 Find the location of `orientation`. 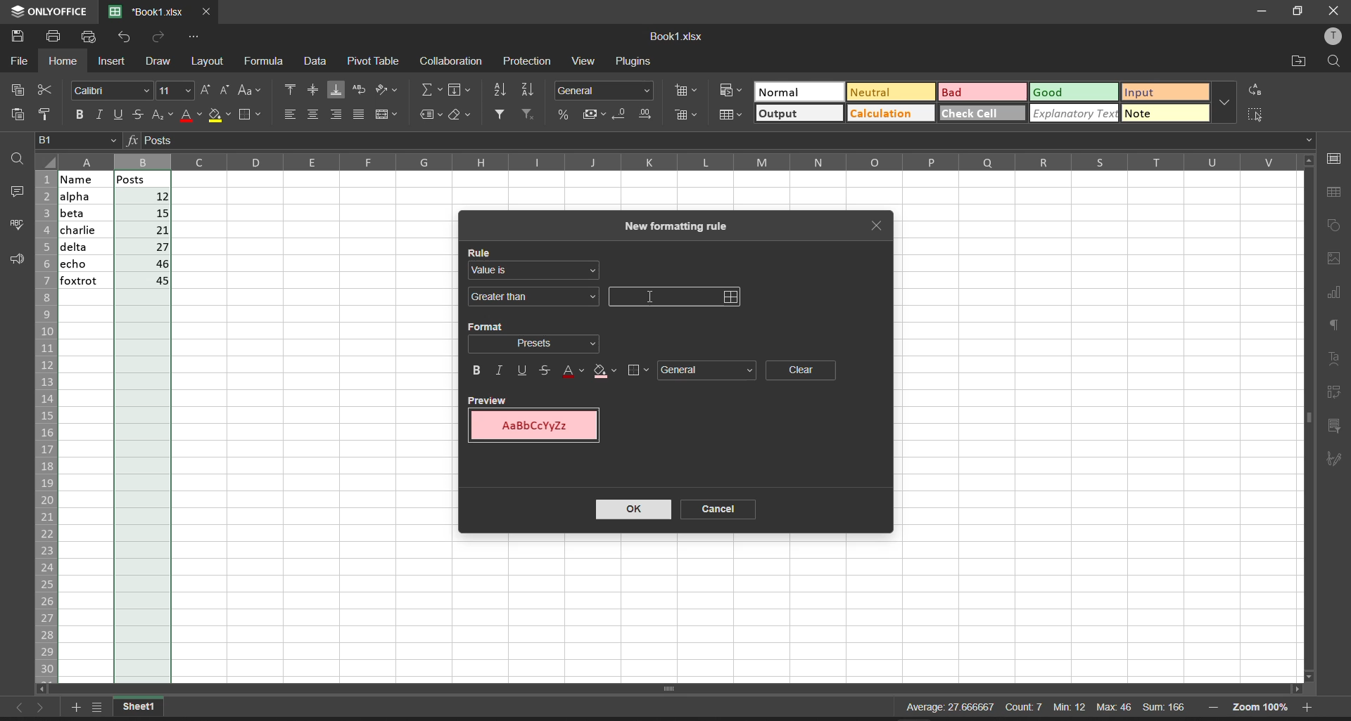

orientation is located at coordinates (391, 89).